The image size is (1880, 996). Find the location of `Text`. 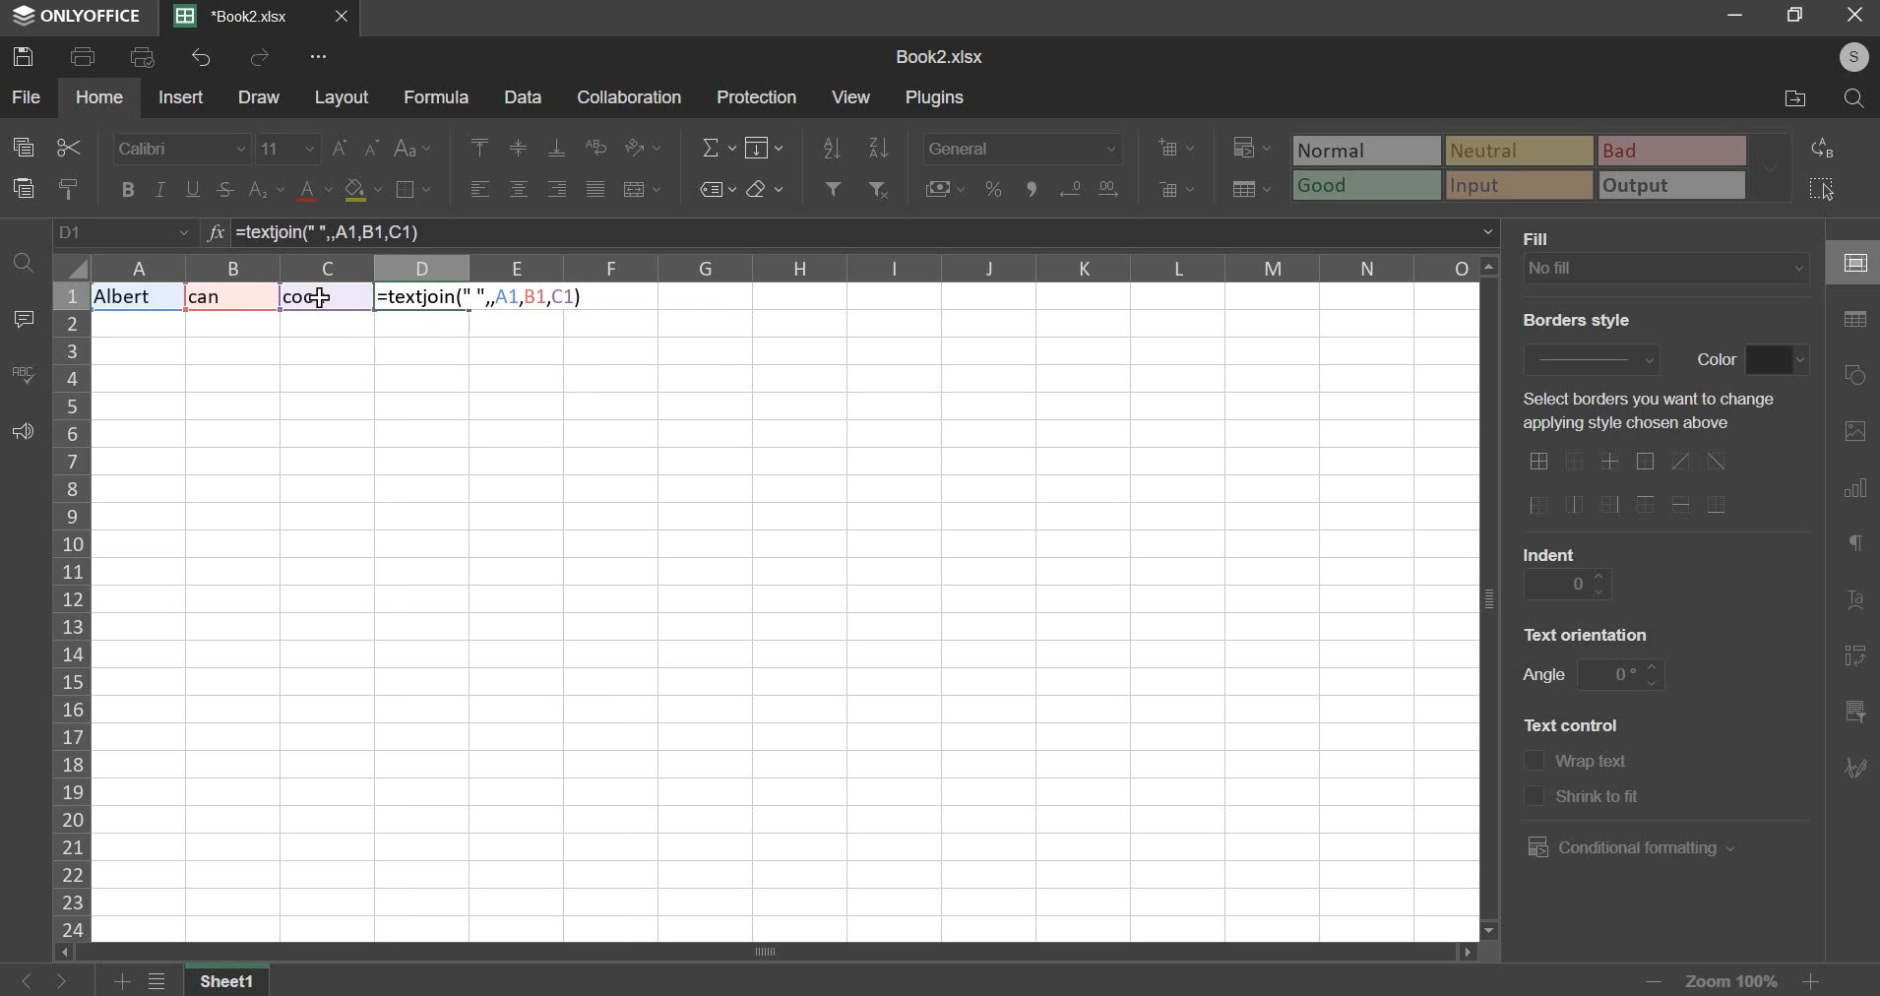

Text is located at coordinates (222, 298).